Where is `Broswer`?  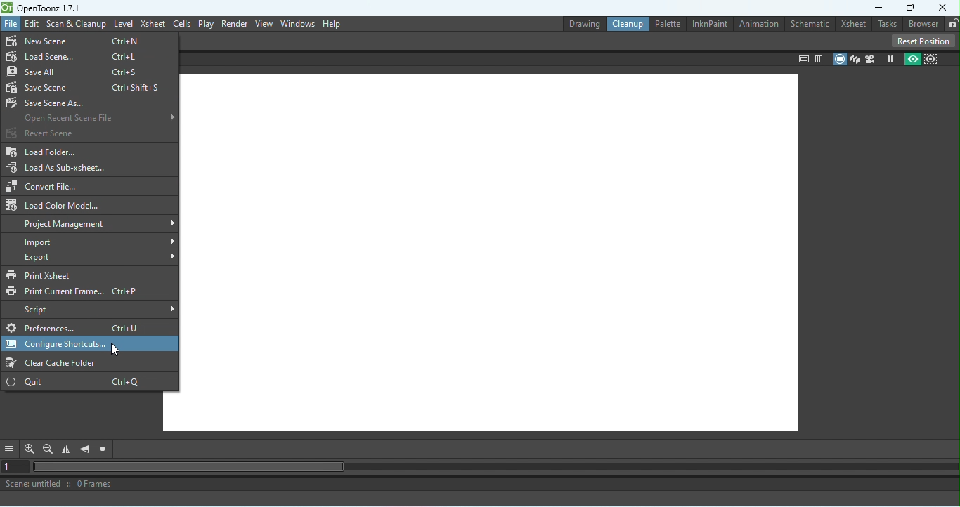 Broswer is located at coordinates (924, 23).